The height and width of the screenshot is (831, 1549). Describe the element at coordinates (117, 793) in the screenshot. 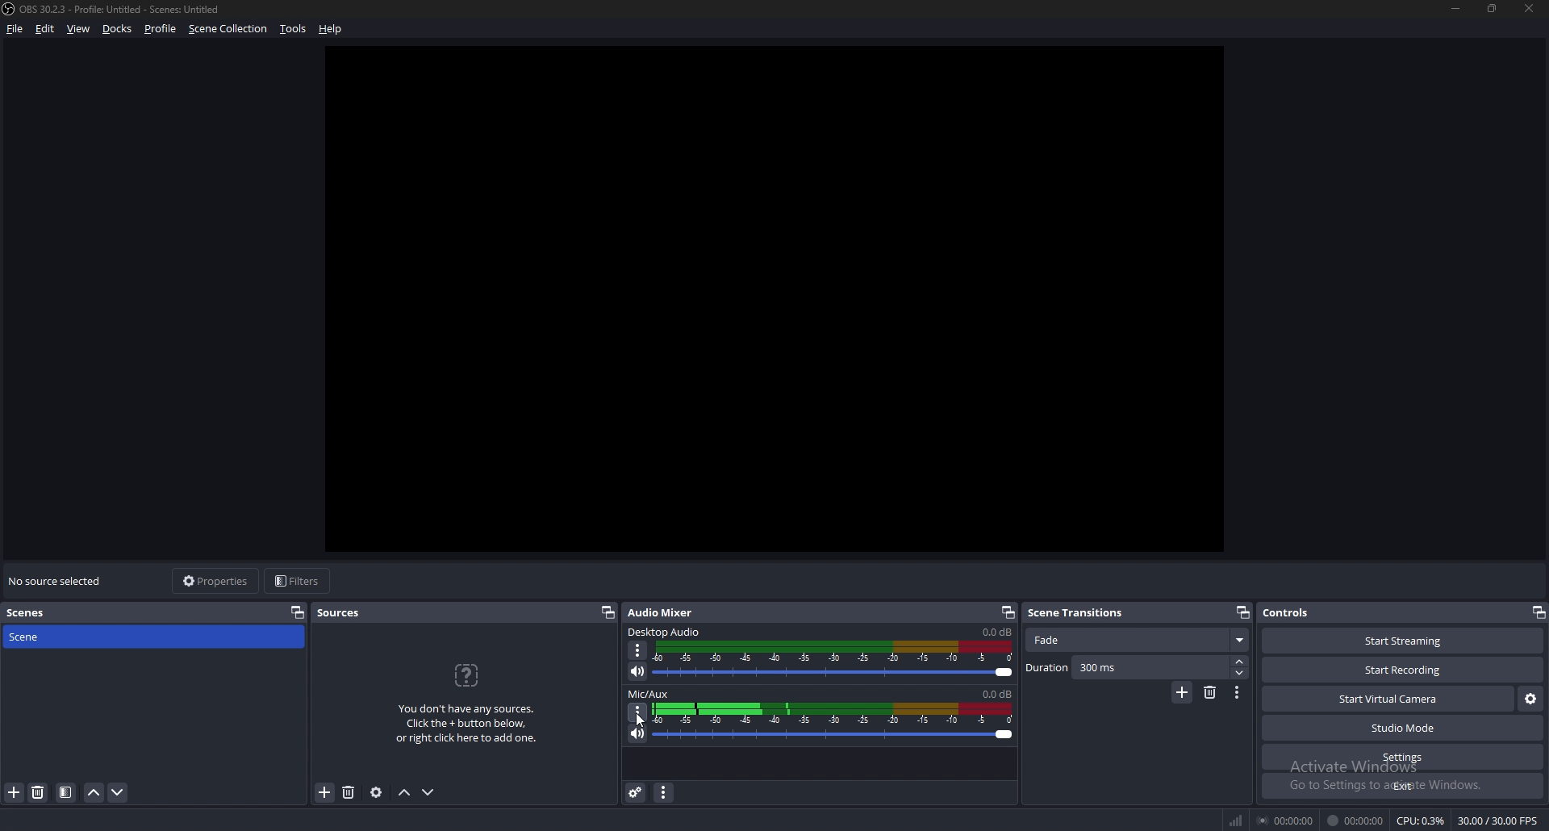

I see `move scene down` at that location.